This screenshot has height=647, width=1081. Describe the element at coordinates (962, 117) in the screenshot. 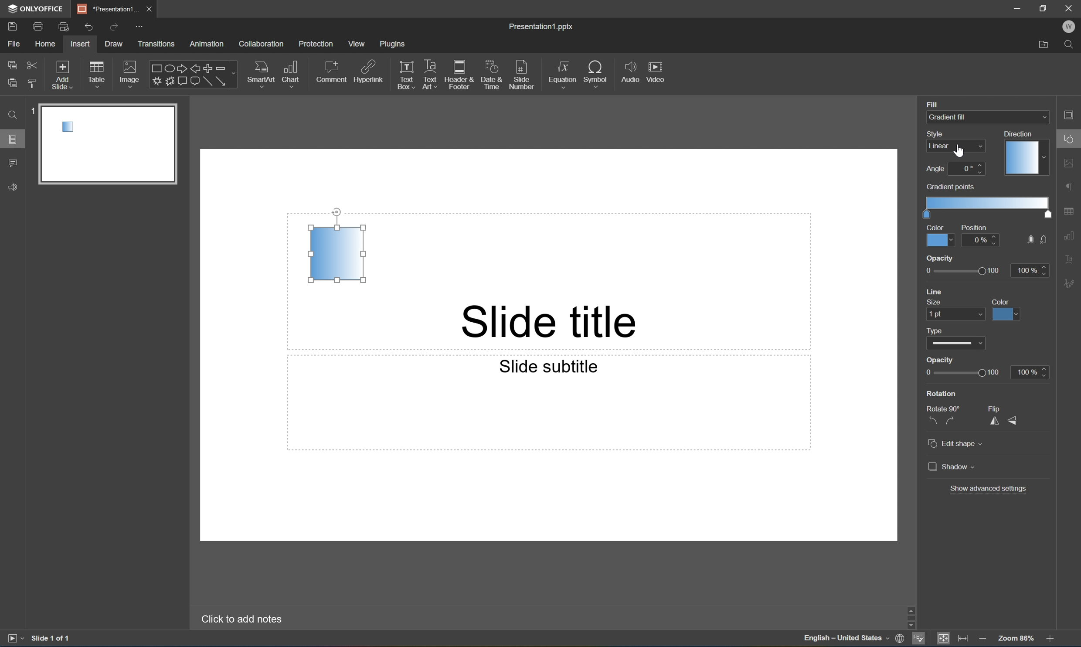

I see `Gradient fill` at that location.